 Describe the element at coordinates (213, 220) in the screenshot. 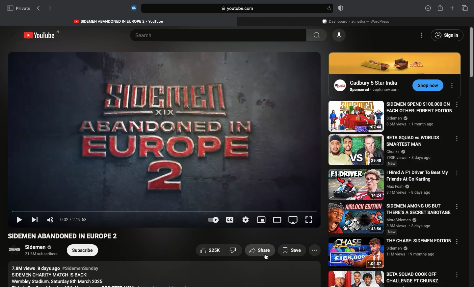

I see `Auto` at that location.